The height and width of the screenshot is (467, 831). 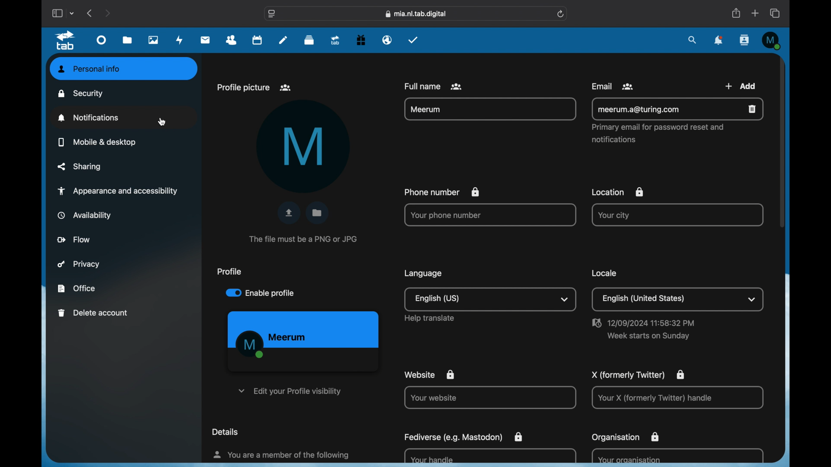 I want to click on profile, so click(x=229, y=271).